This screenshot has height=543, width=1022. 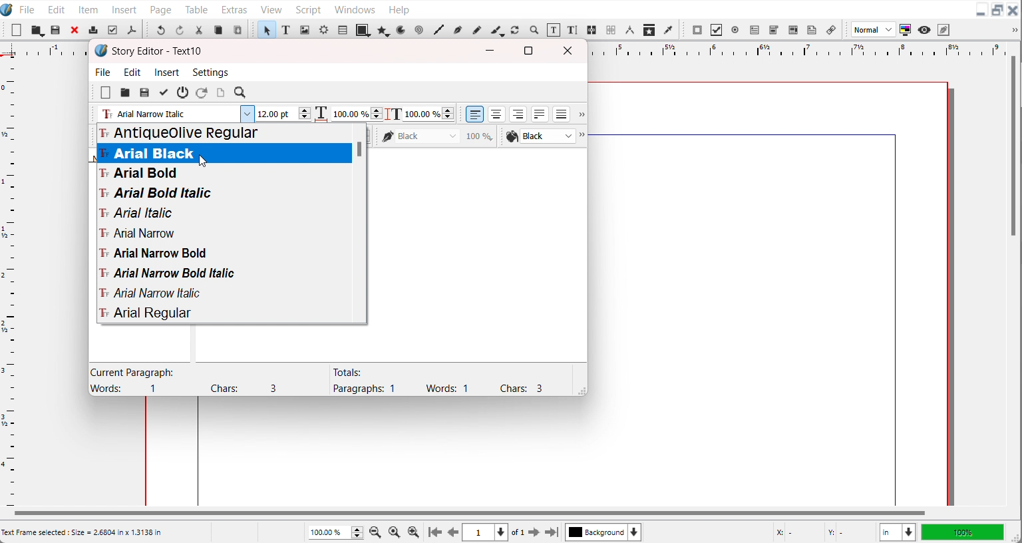 What do you see at coordinates (475, 114) in the screenshot?
I see `Align text left` at bounding box center [475, 114].